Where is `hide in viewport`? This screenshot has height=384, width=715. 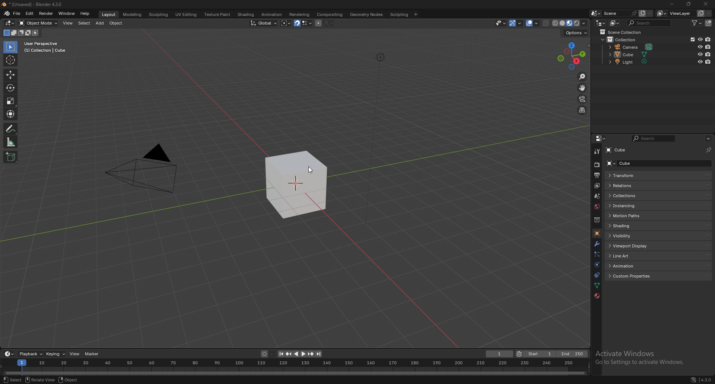
hide in viewport is located at coordinates (700, 61).